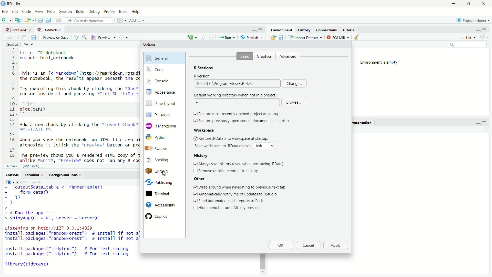 The height and width of the screenshot is (277, 492). Describe the element at coordinates (12, 175) in the screenshot. I see `Console` at that location.